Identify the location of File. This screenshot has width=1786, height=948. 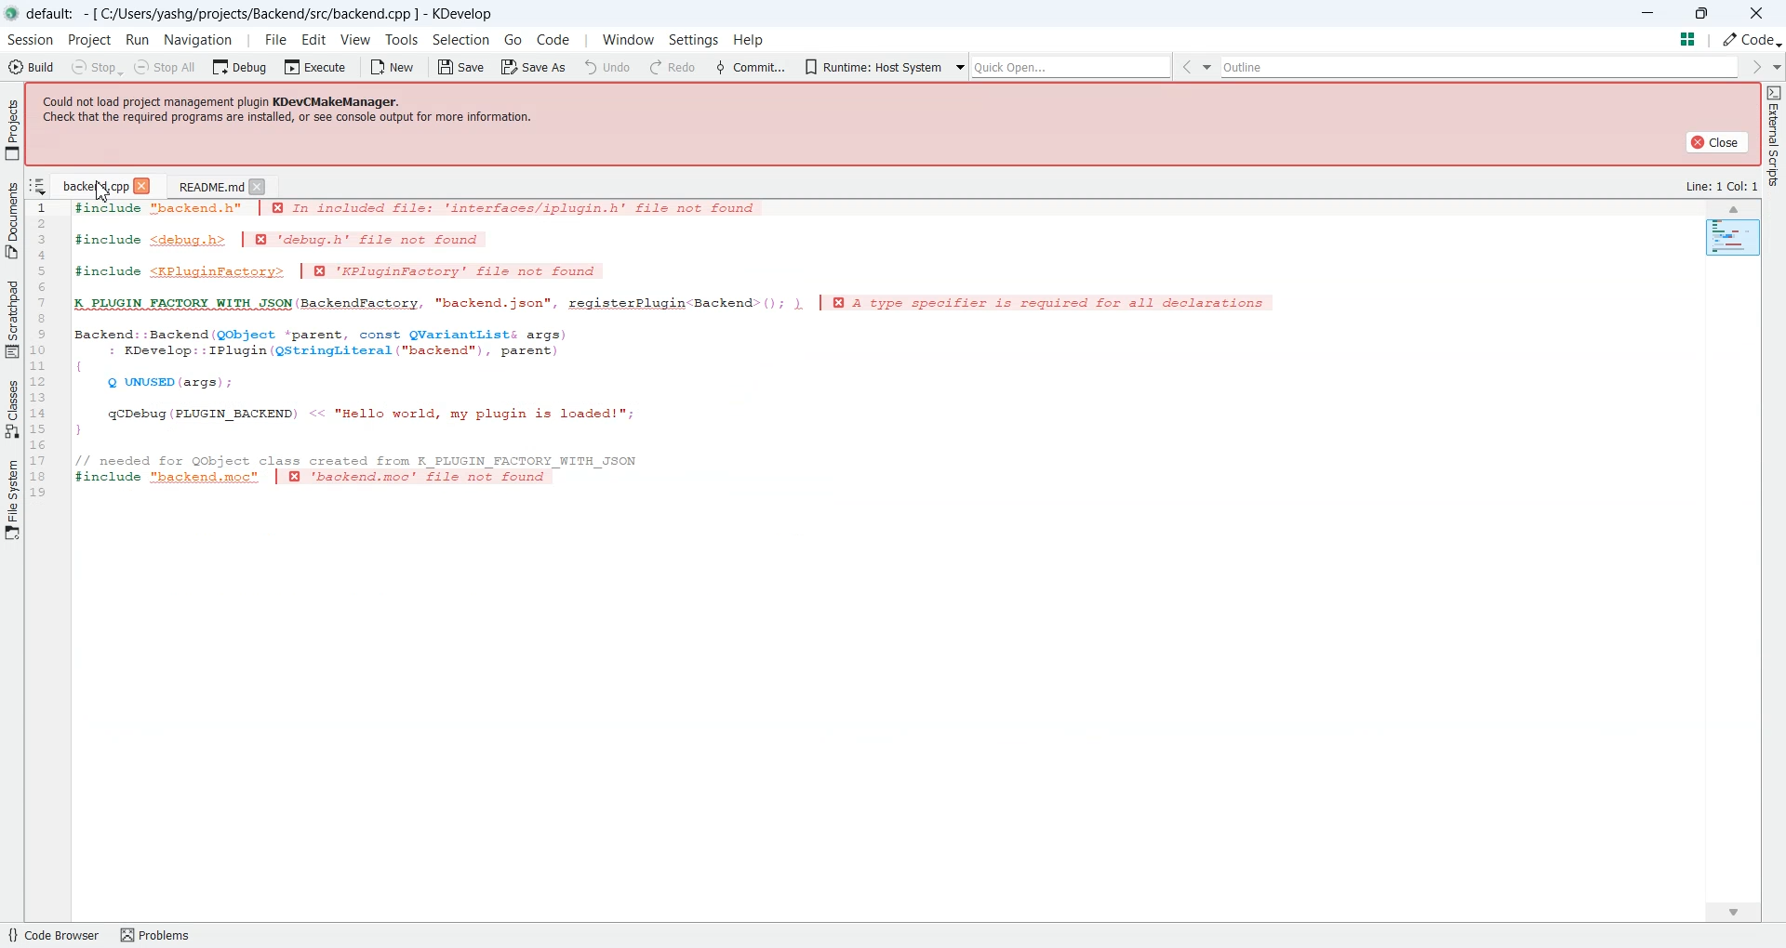
(273, 40).